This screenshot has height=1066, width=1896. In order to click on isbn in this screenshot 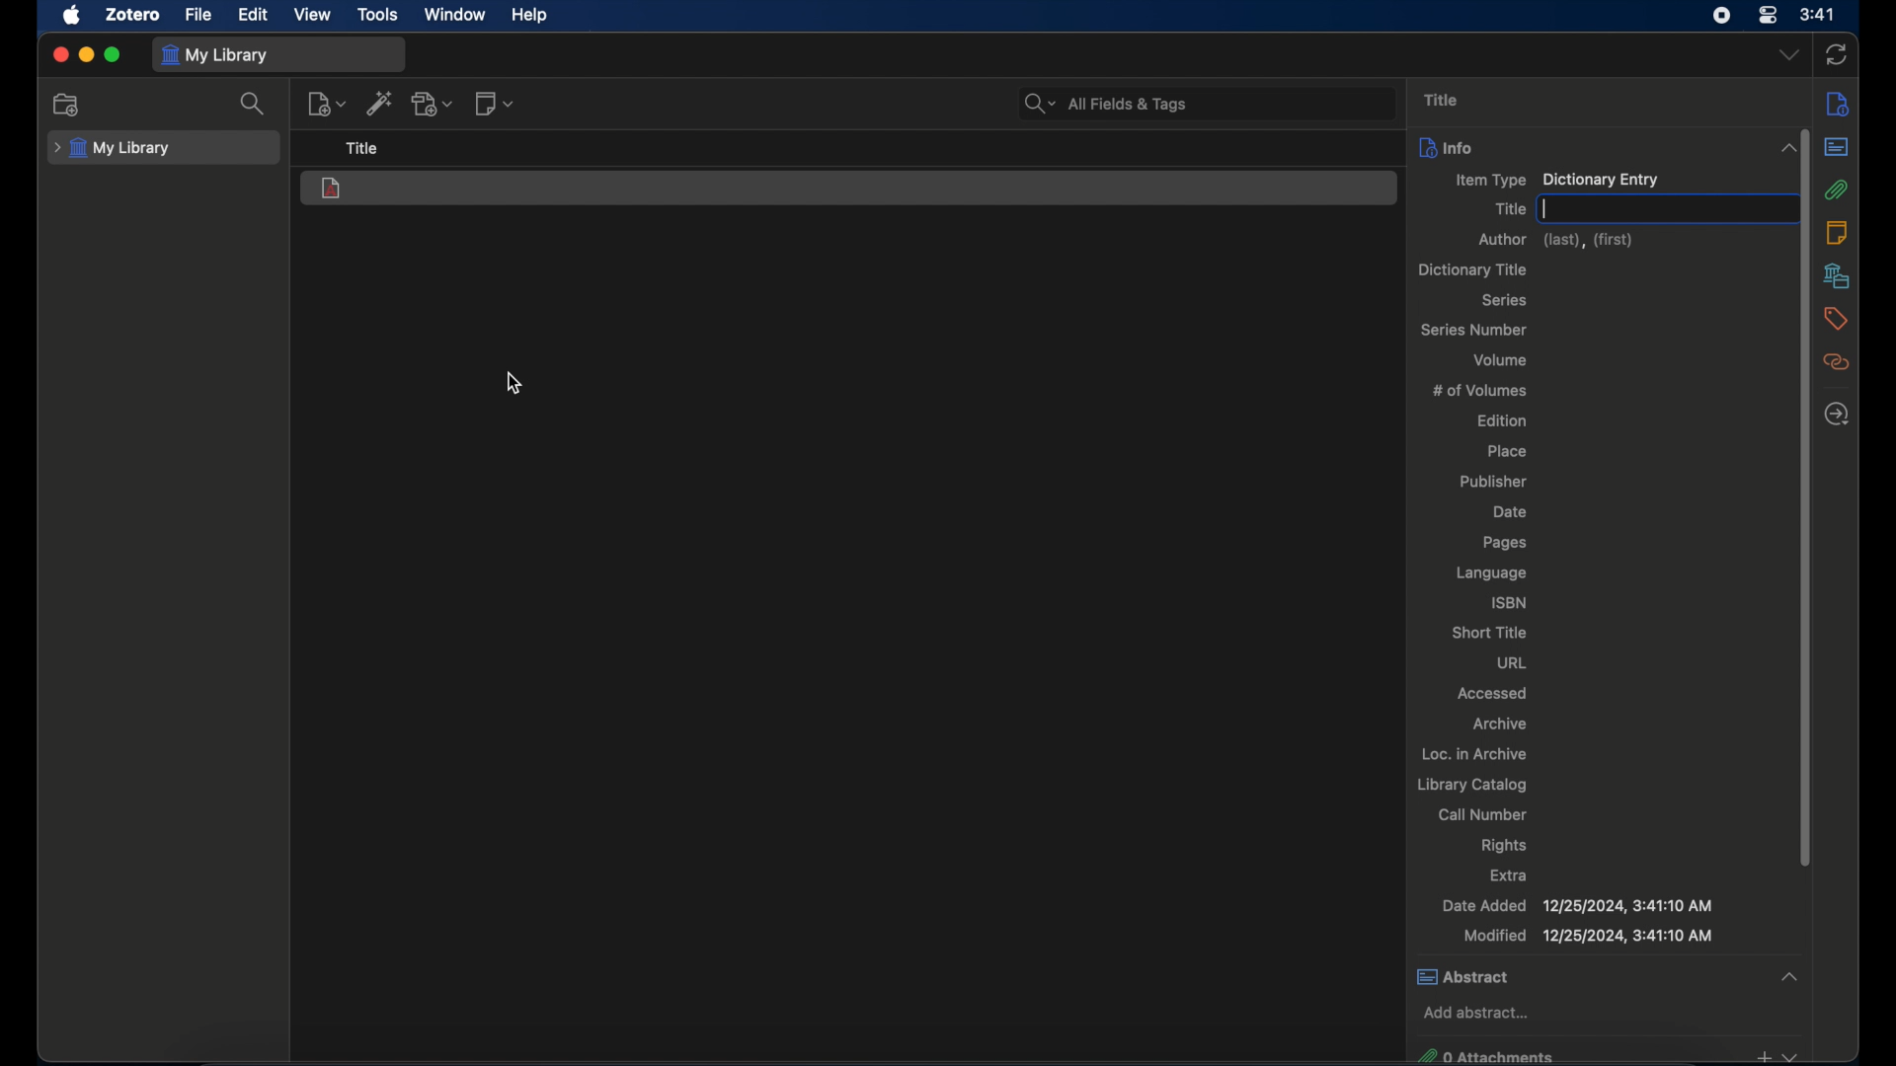, I will do `click(1511, 602)`.